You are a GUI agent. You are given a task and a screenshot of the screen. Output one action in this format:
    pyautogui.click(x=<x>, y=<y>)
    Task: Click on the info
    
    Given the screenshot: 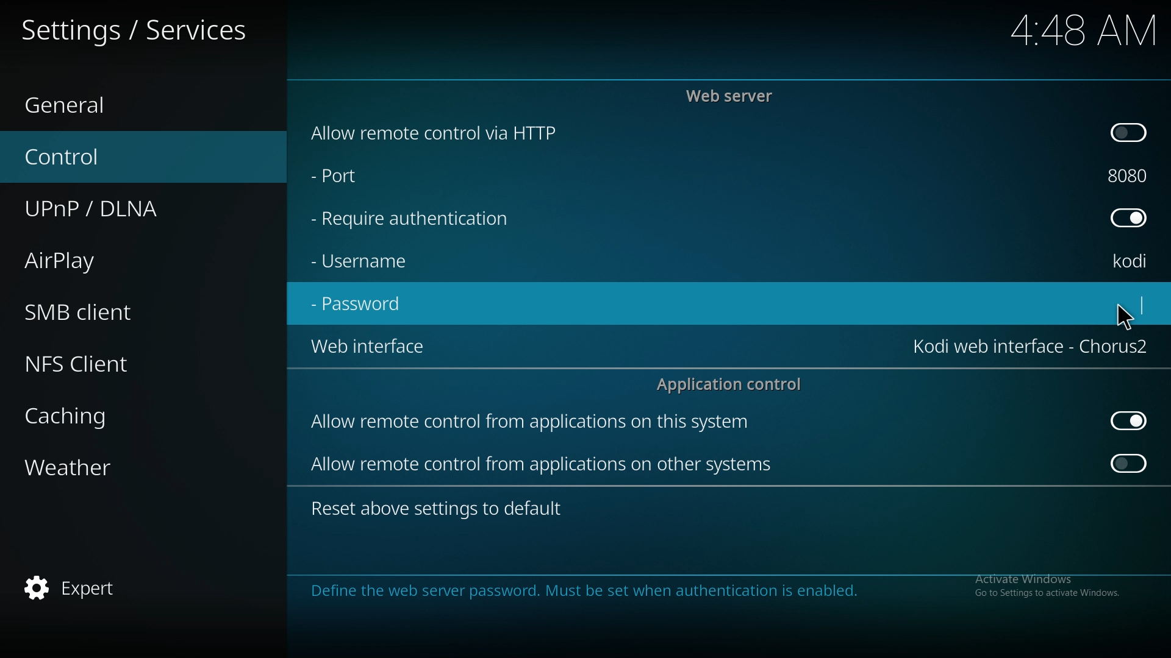 What is the action you would take?
    pyautogui.click(x=705, y=590)
    